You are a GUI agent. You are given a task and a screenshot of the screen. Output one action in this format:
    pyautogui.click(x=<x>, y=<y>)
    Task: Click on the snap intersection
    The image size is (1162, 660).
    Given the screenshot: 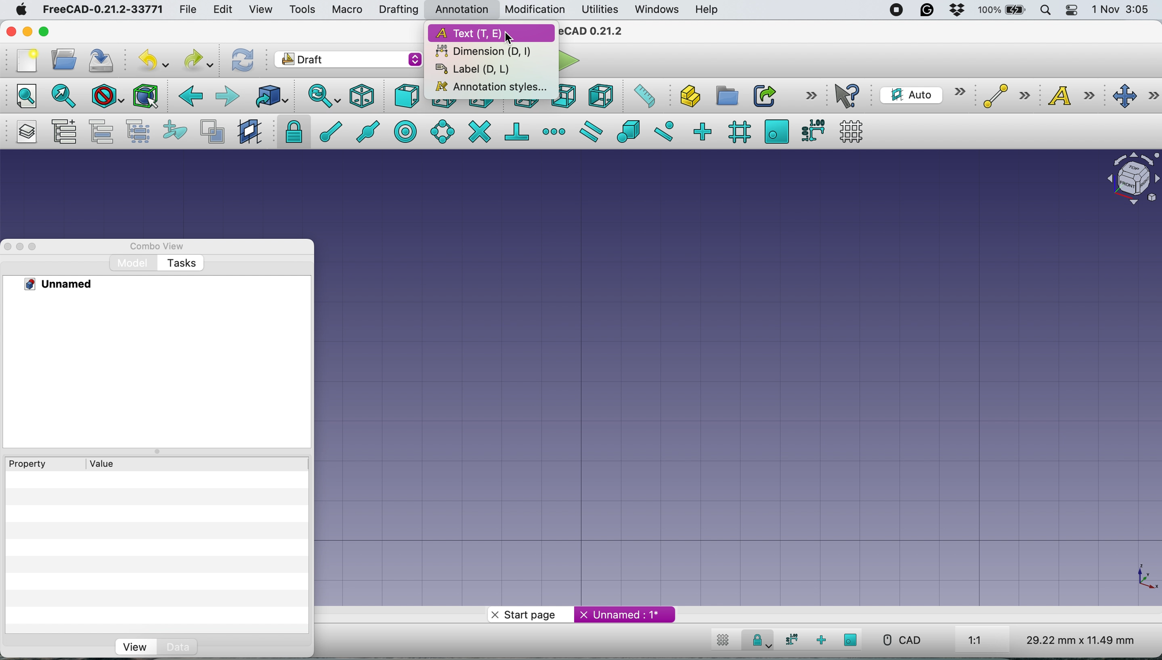 What is the action you would take?
    pyautogui.click(x=479, y=132)
    